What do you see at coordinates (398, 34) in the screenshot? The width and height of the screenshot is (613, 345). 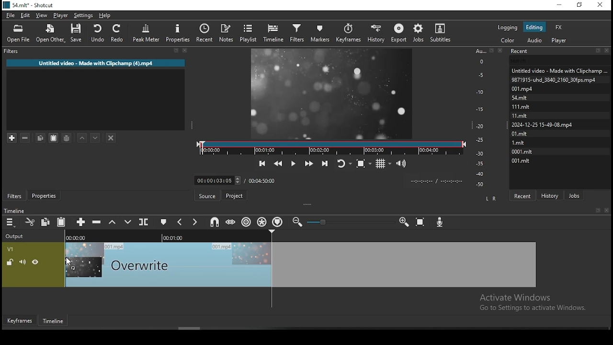 I see `export` at bounding box center [398, 34].